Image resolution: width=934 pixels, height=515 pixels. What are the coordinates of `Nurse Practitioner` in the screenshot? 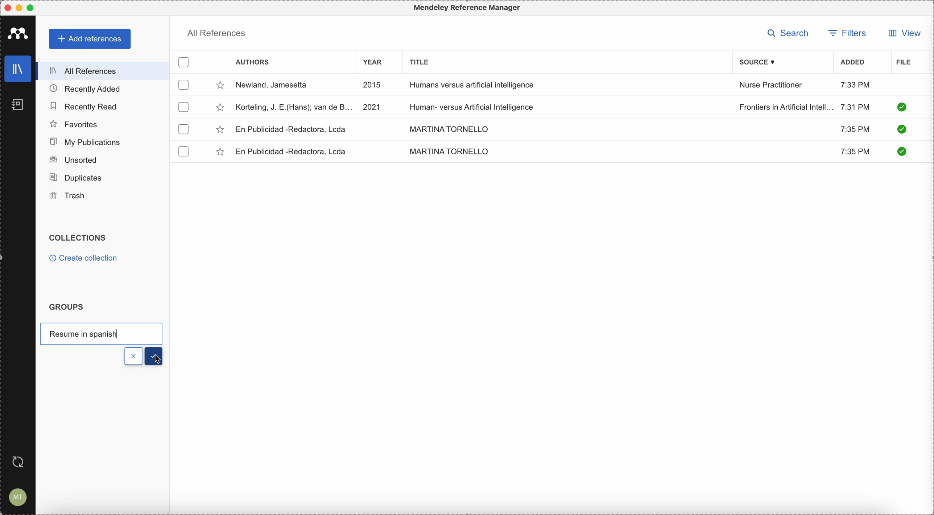 It's located at (772, 85).